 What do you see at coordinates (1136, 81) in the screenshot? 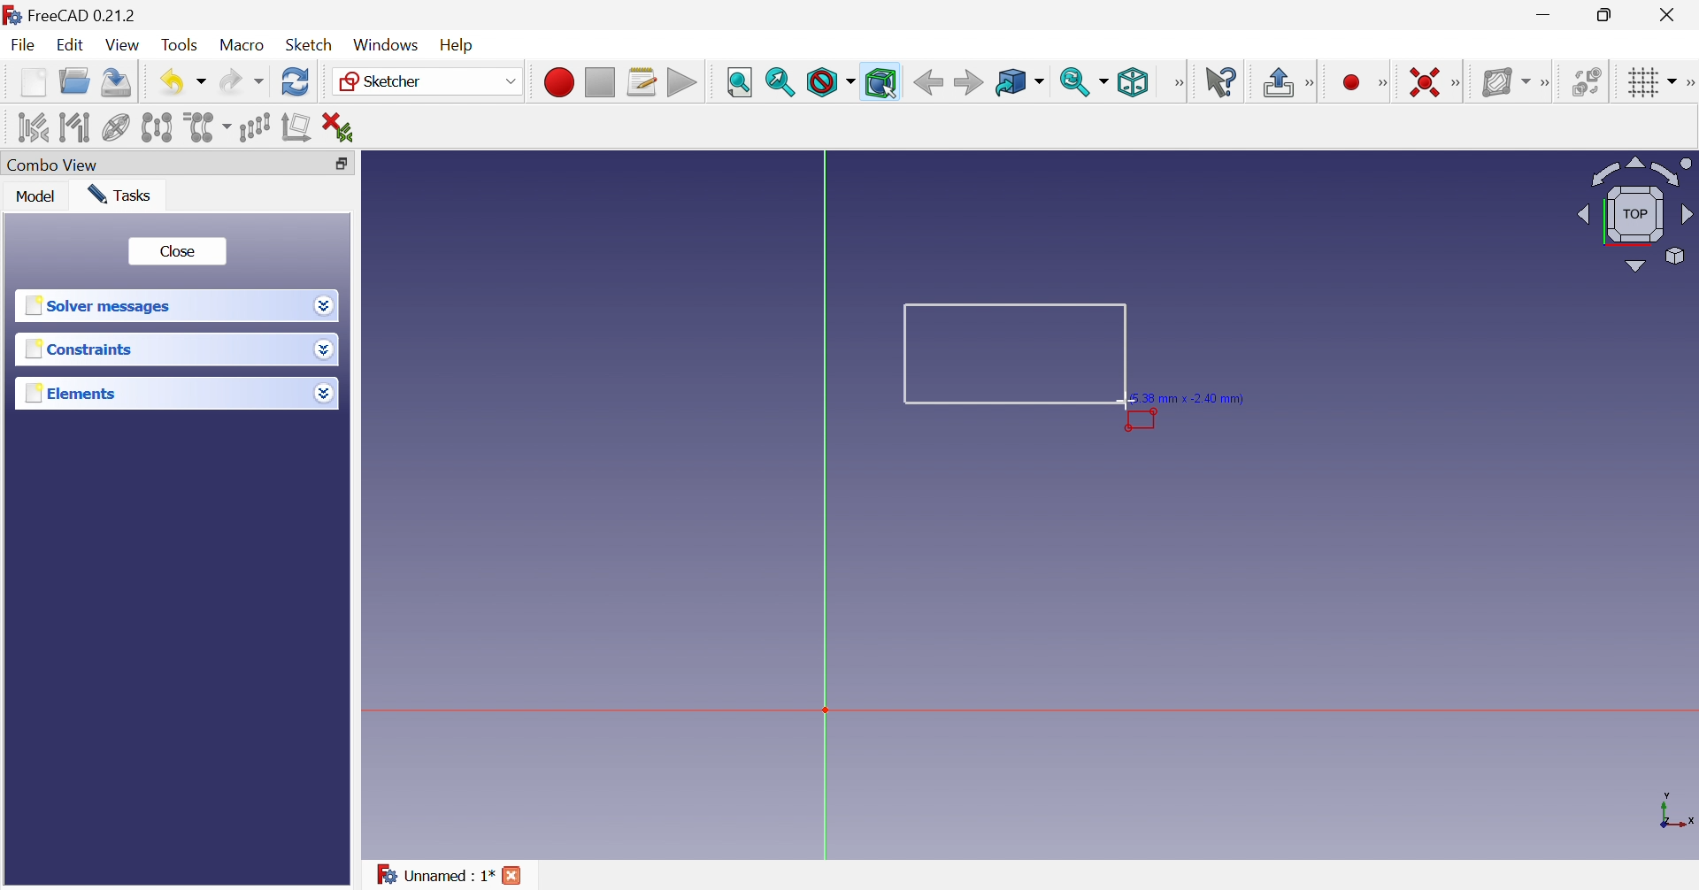
I see `Isometric` at bounding box center [1136, 81].